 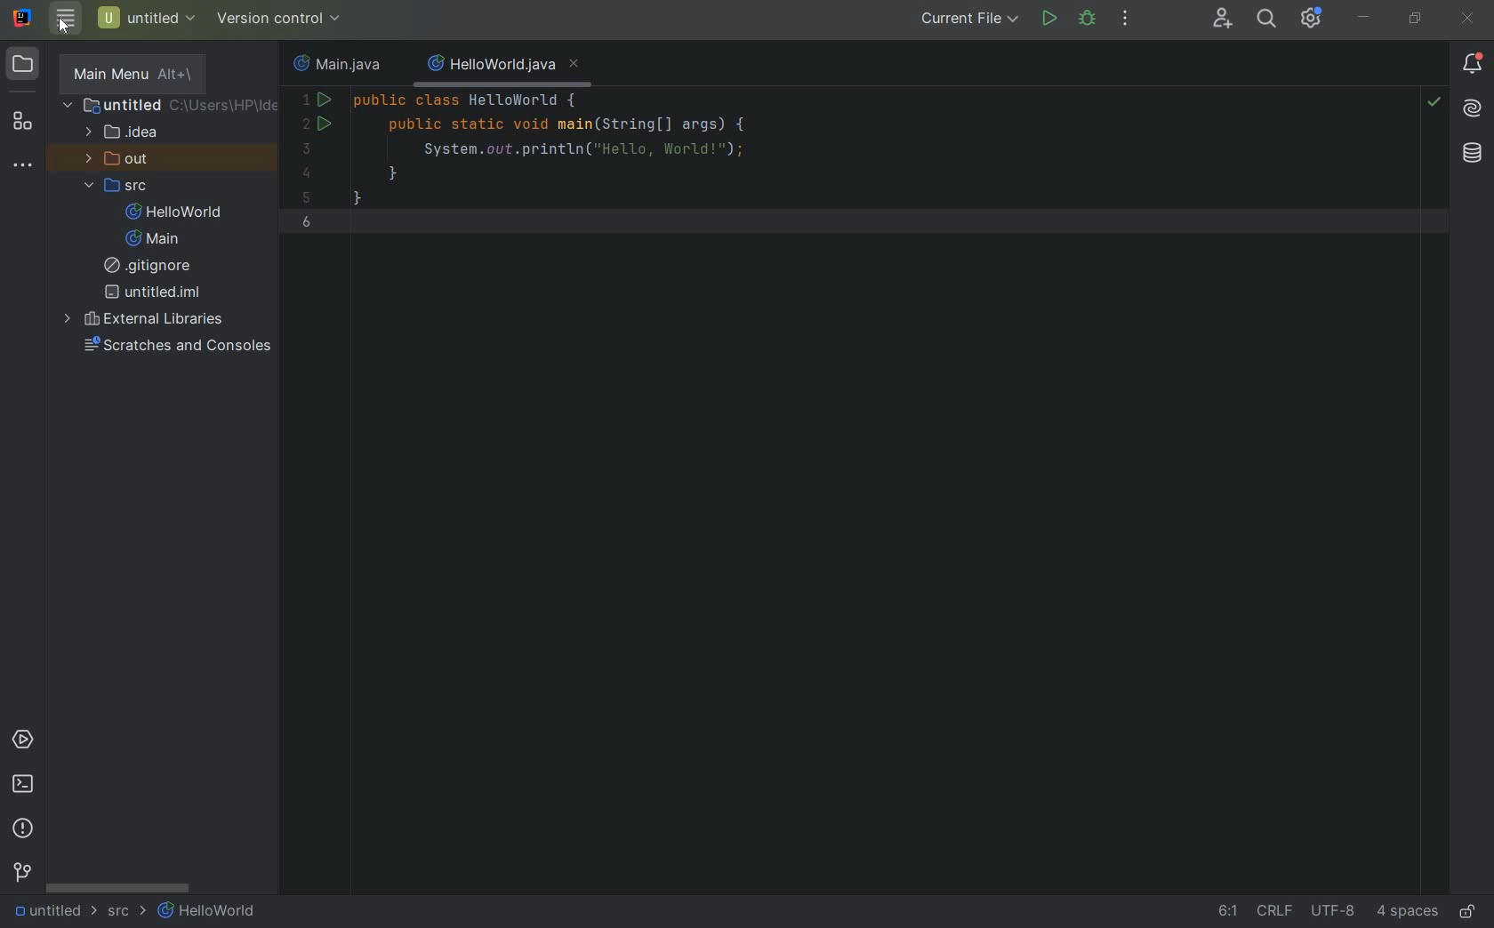 I want to click on MORE ACTIONS, so click(x=1127, y=20).